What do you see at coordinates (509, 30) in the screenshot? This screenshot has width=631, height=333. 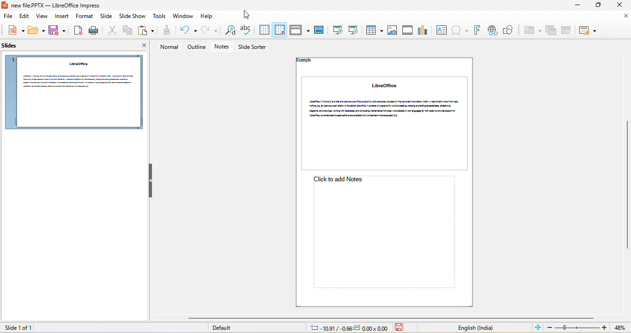 I see `how draw function` at bounding box center [509, 30].